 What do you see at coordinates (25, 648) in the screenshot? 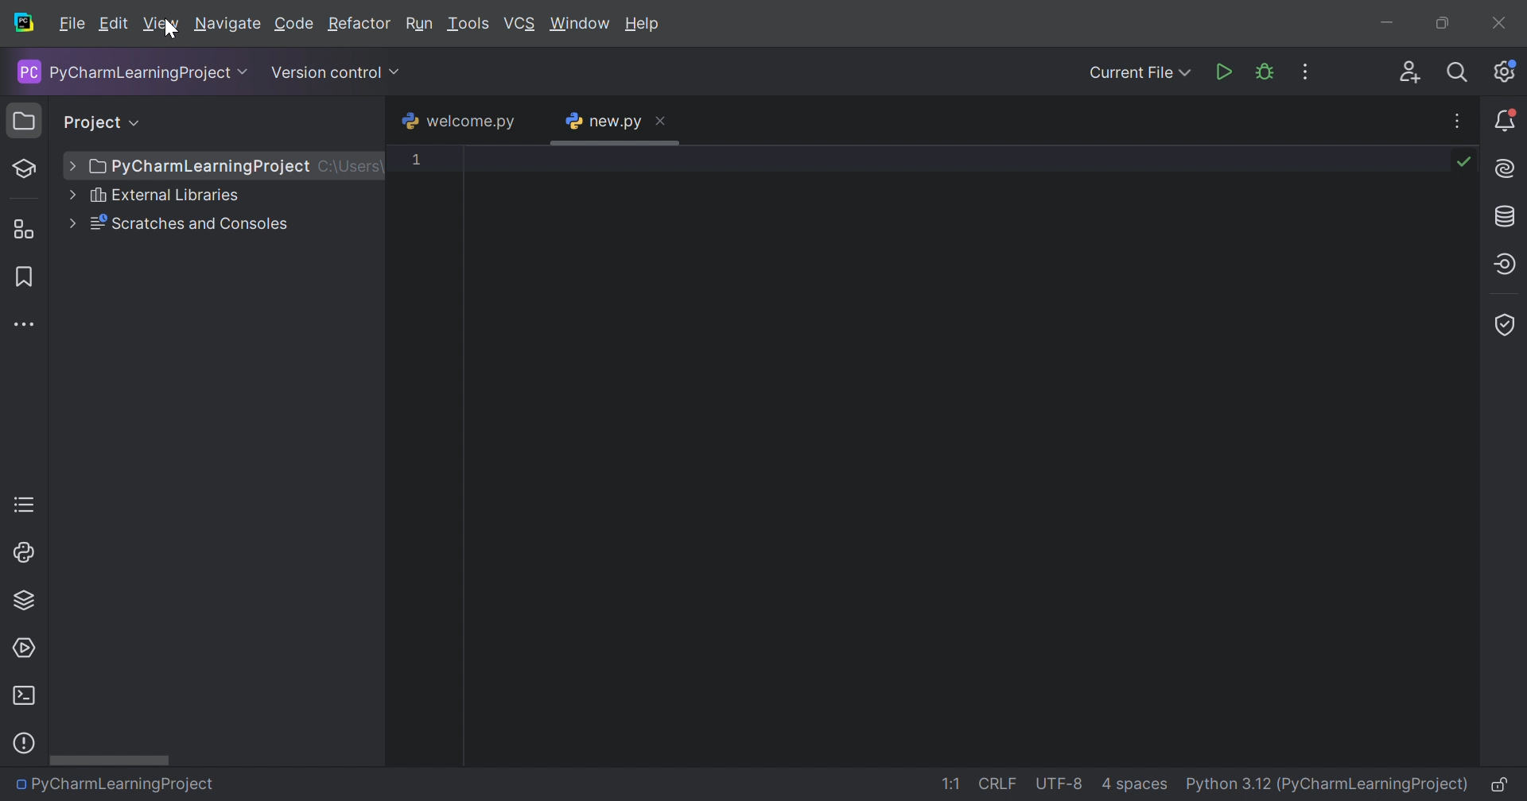
I see `Services` at bounding box center [25, 648].